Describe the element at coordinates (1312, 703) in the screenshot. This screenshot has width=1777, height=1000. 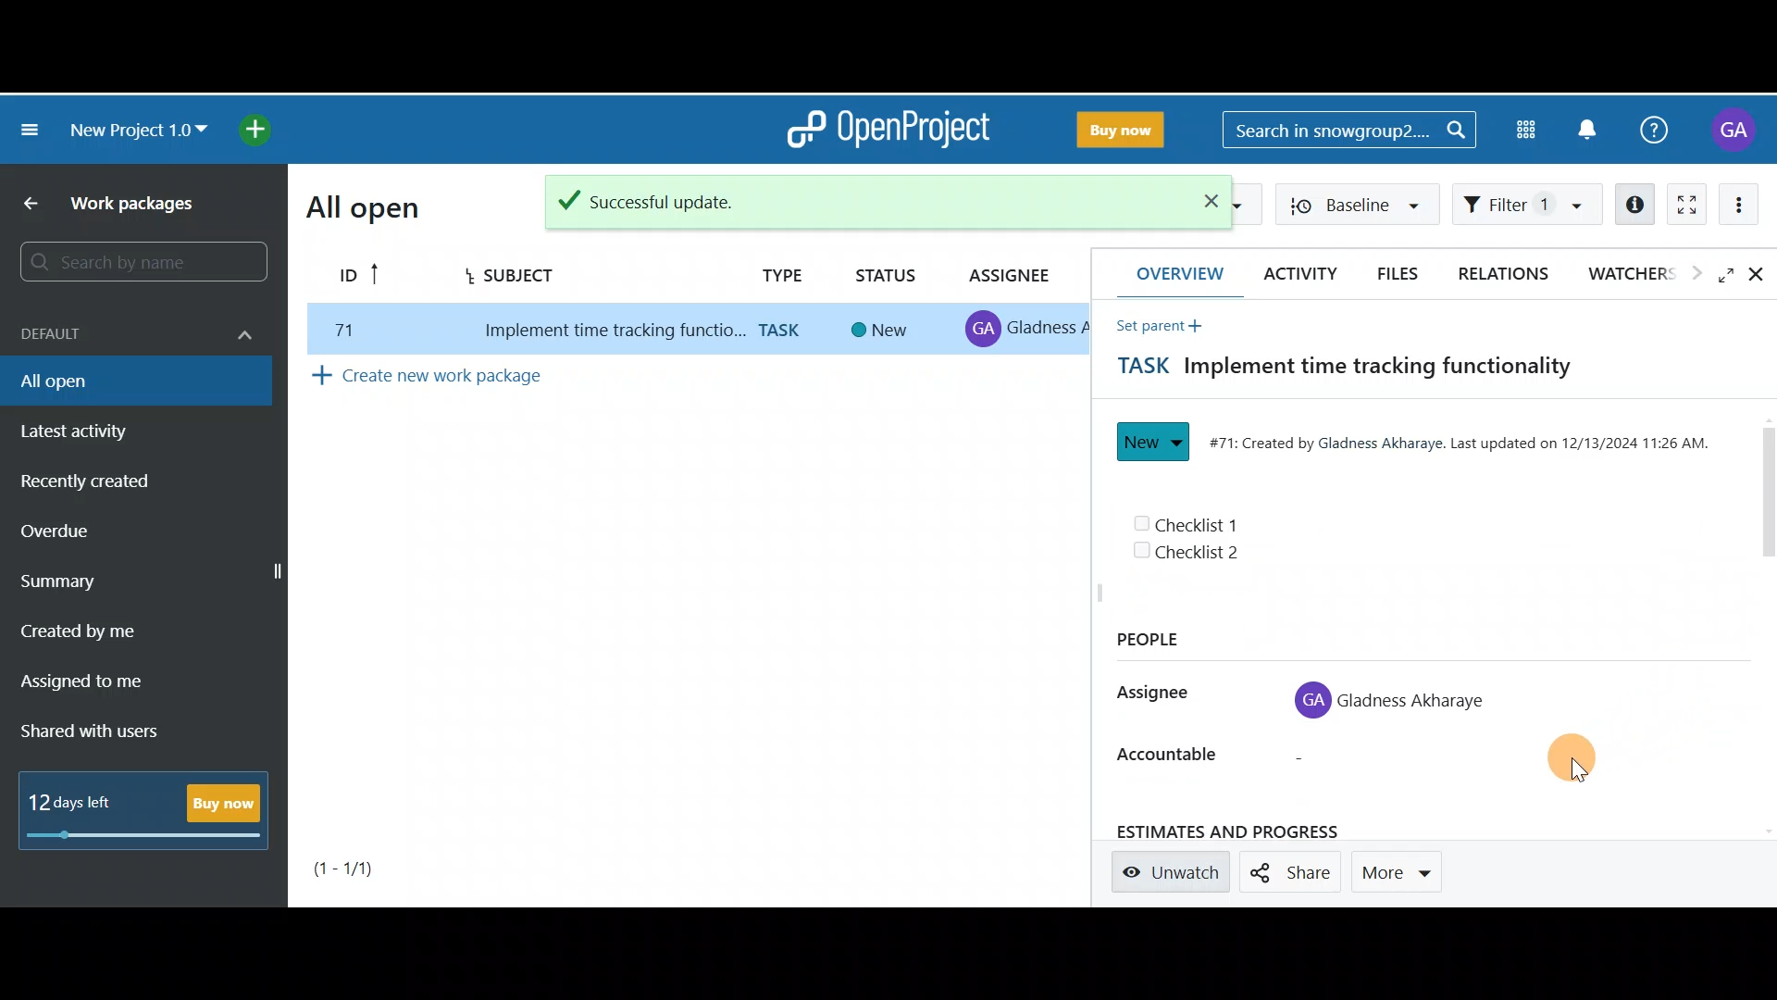
I see `profile icon` at that location.